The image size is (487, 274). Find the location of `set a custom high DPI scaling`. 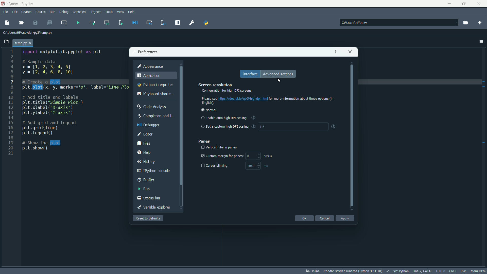

set a custom high DPI scaling is located at coordinates (225, 126).